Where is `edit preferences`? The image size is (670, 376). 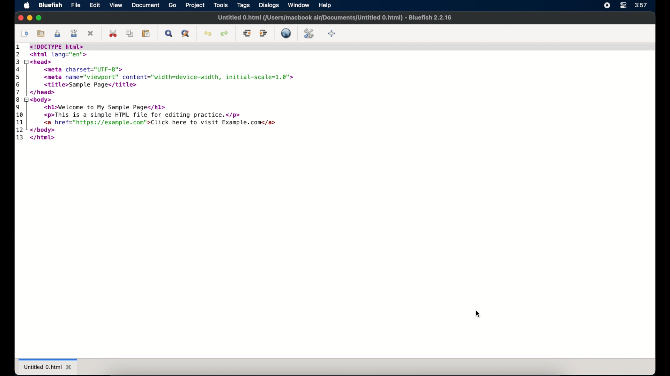 edit preferences is located at coordinates (308, 33).